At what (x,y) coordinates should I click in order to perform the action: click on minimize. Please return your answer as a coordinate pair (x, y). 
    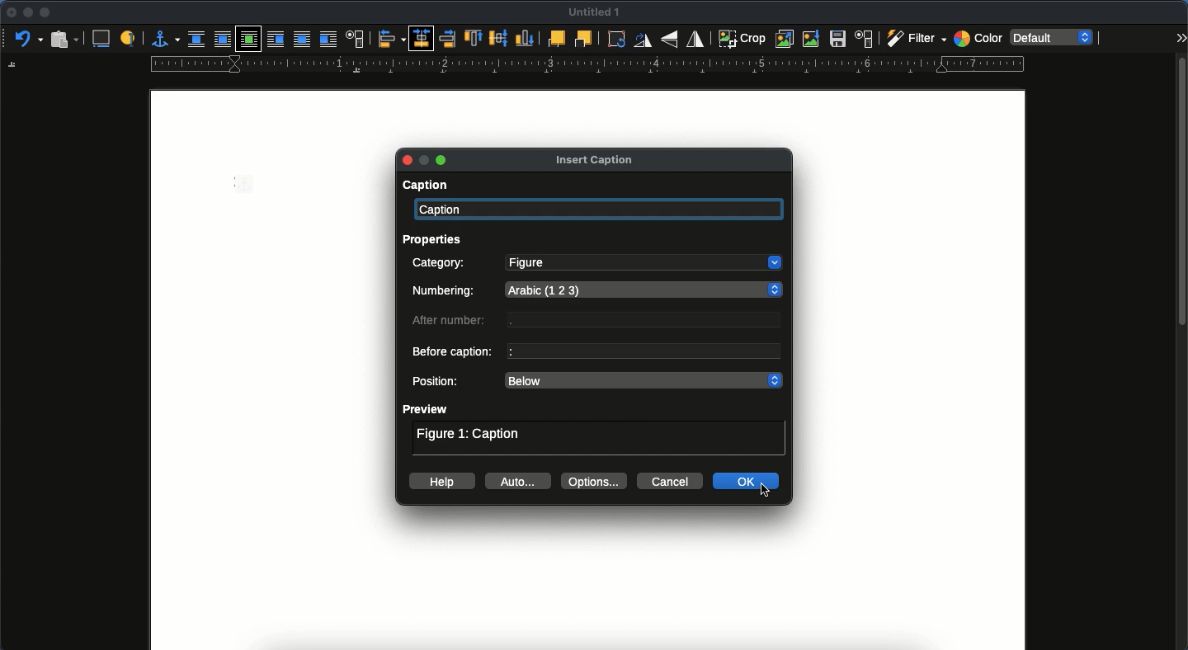
    Looking at the image, I should click on (26, 12).